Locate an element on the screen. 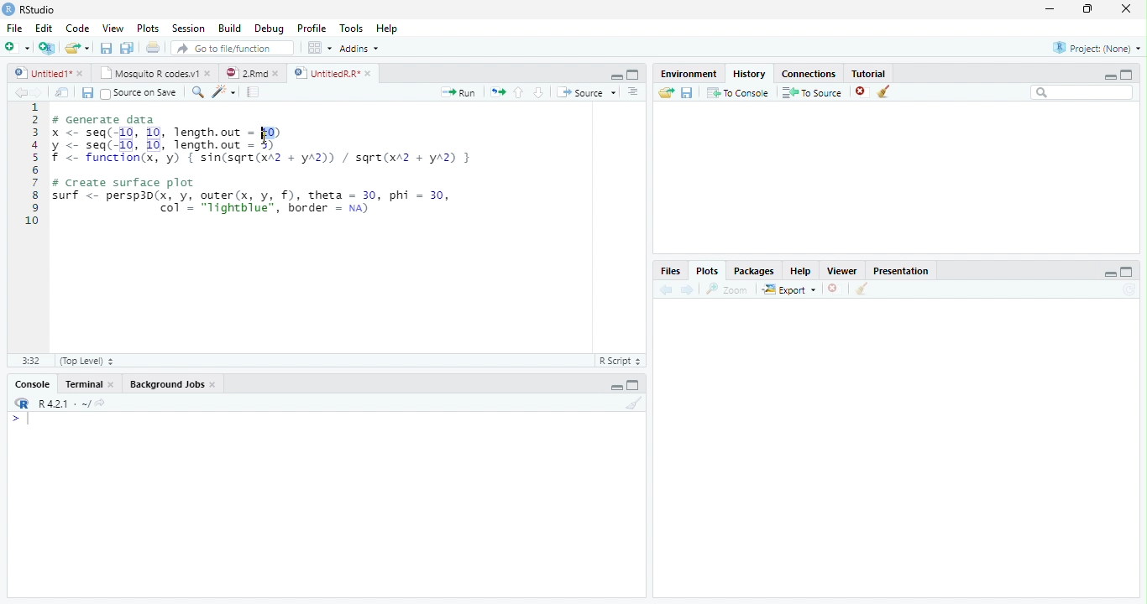  Profile is located at coordinates (312, 28).